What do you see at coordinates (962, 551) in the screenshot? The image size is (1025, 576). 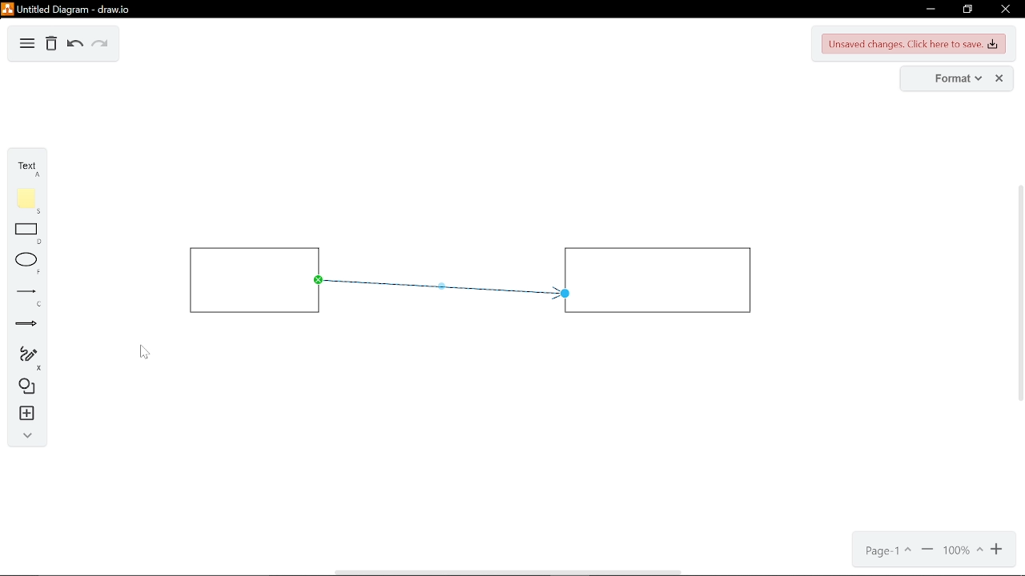 I see `current zoom` at bounding box center [962, 551].